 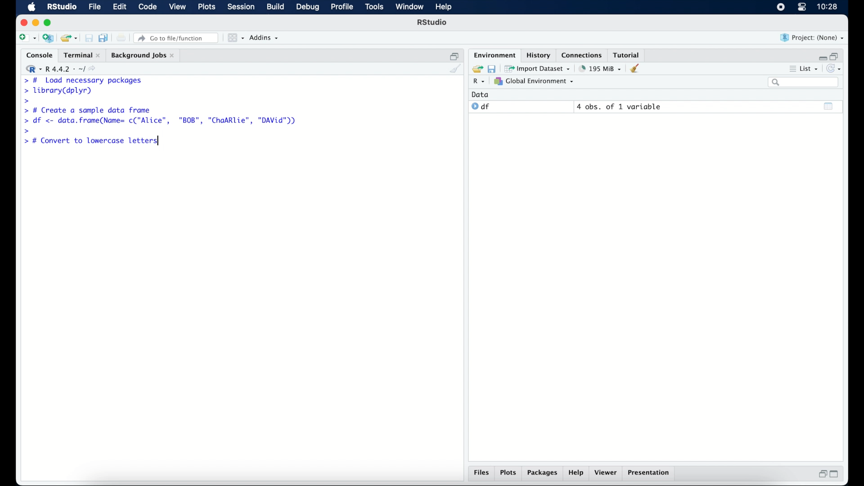 What do you see at coordinates (79, 55) in the screenshot?
I see `Terminal` at bounding box center [79, 55].